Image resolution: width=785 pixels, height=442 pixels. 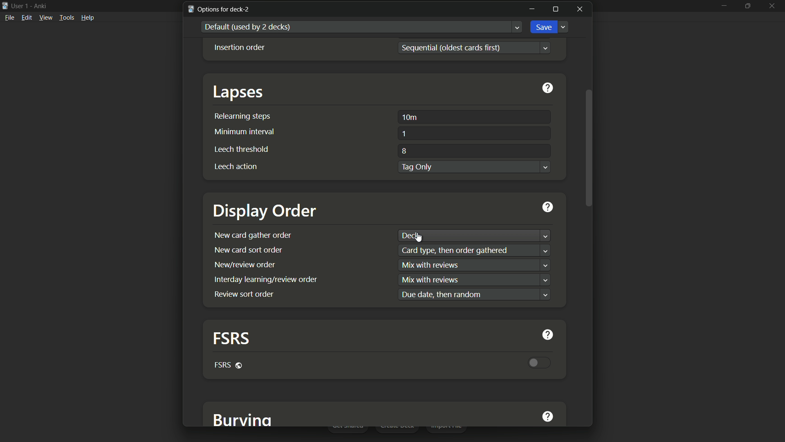 What do you see at coordinates (229, 365) in the screenshot?
I see `fsrs` at bounding box center [229, 365].